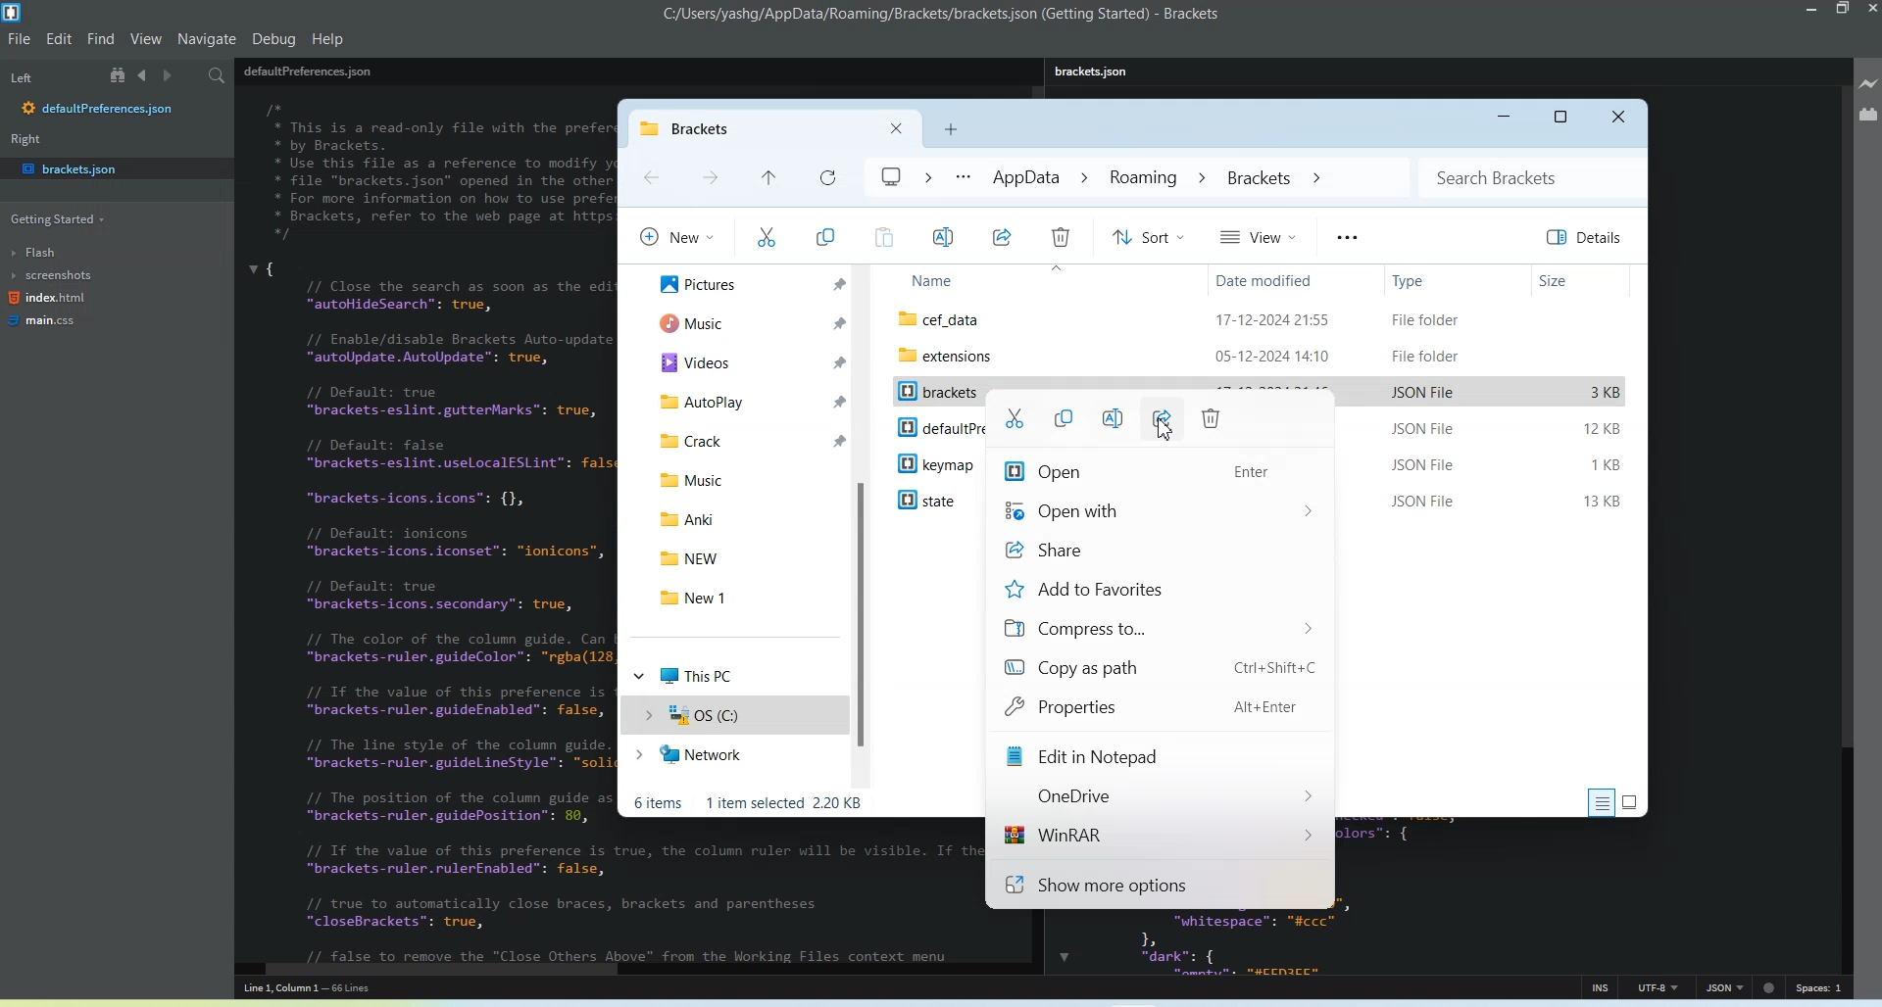  What do you see at coordinates (54, 220) in the screenshot?
I see `Getting Started` at bounding box center [54, 220].